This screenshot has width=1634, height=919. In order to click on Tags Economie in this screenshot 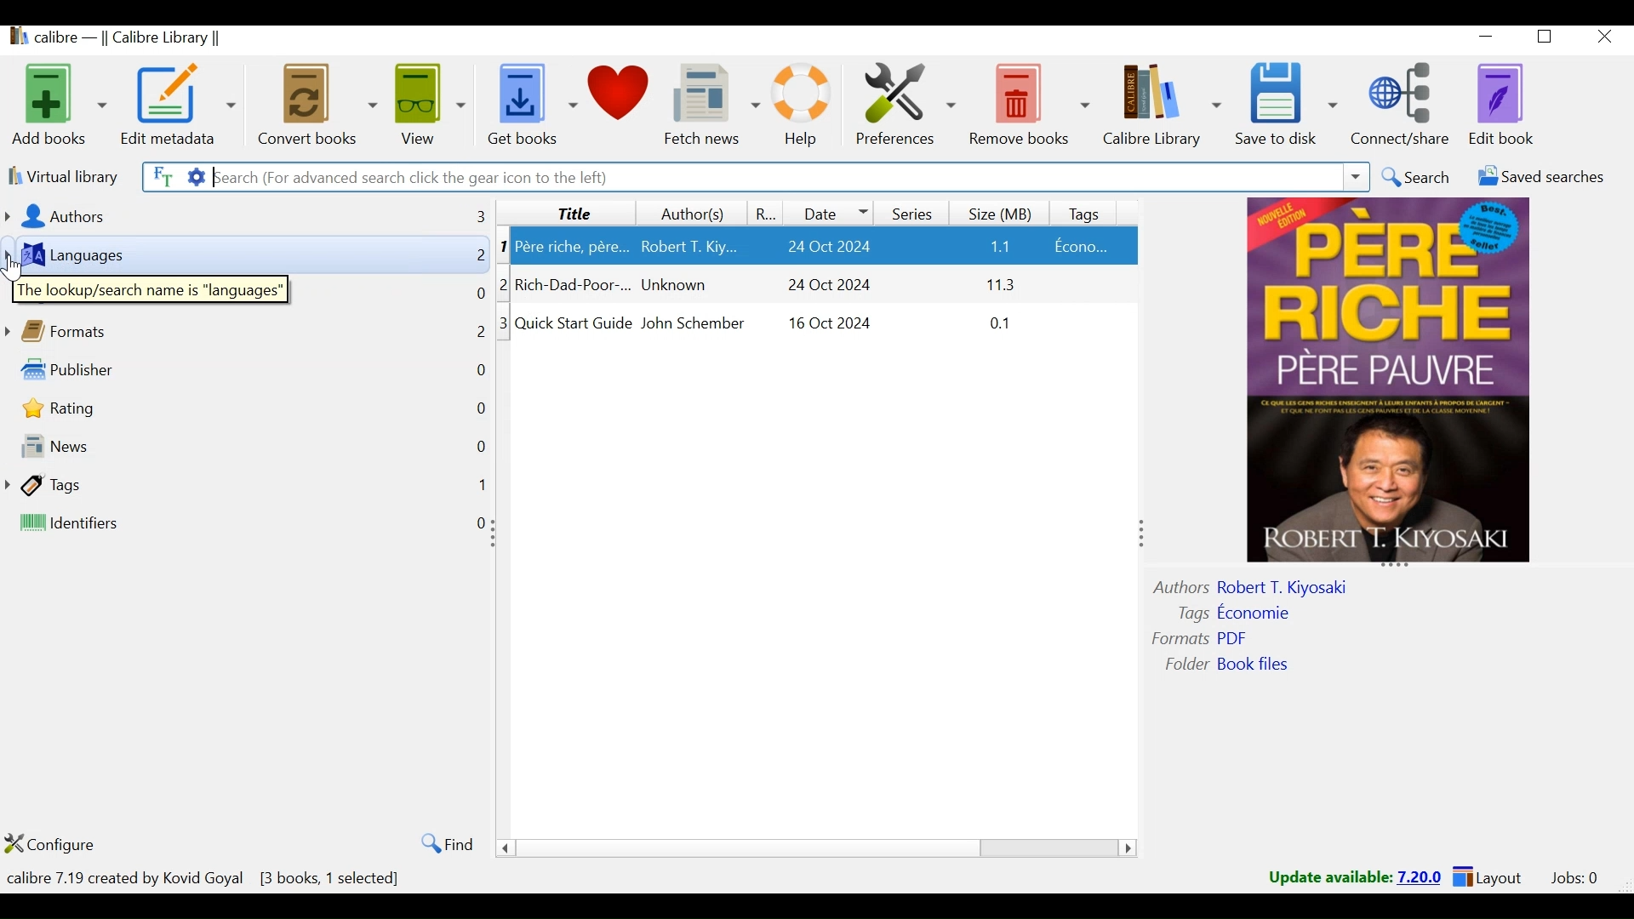, I will do `click(1237, 611)`.